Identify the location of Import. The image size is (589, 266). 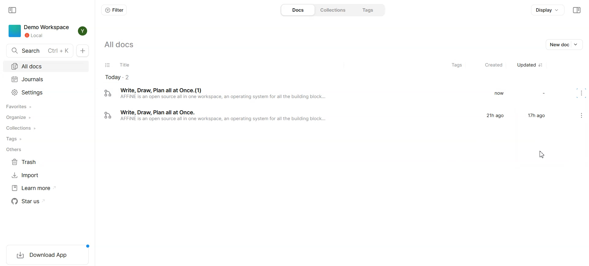
(47, 176).